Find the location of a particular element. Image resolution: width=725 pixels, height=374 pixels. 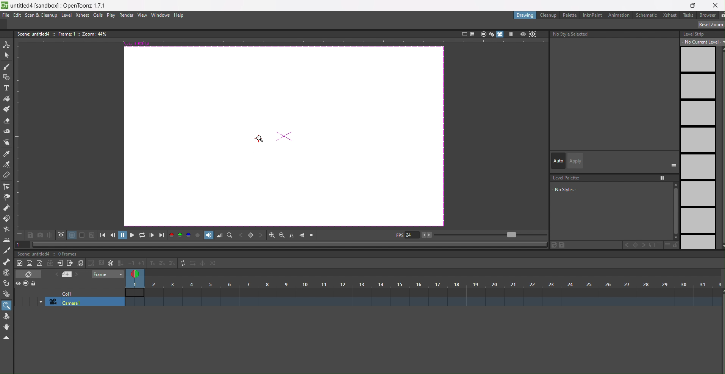

fps display is located at coordinates (406, 237).